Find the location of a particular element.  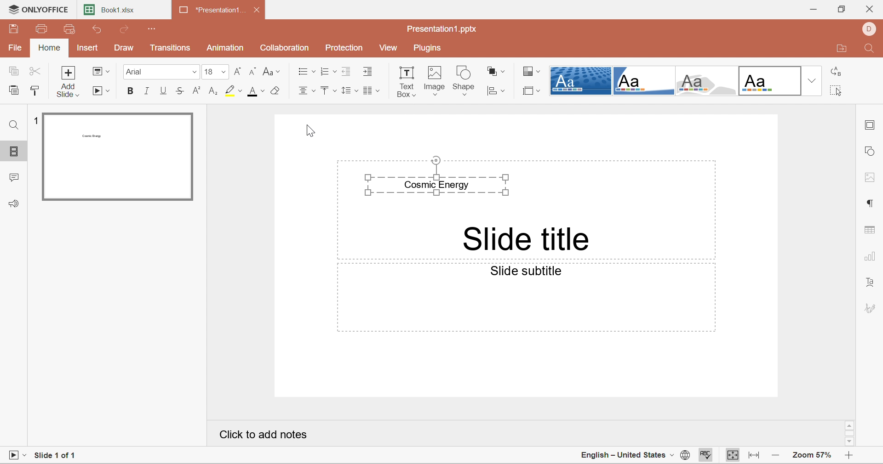

Image is located at coordinates (436, 81).